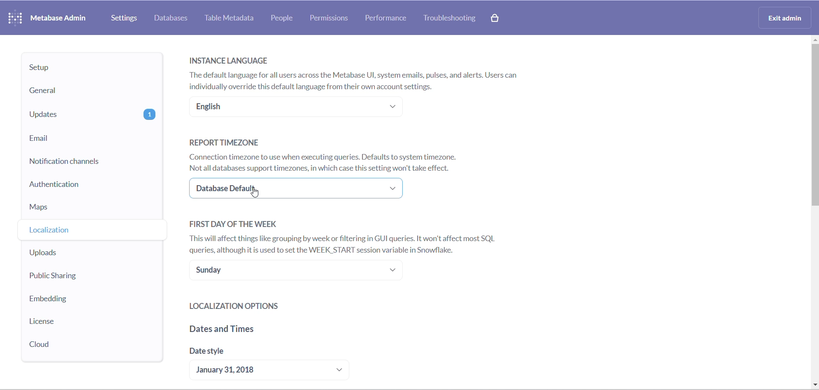 Image resolution: width=819 pixels, height=390 pixels. Describe the element at coordinates (257, 192) in the screenshot. I see `cursor` at that location.